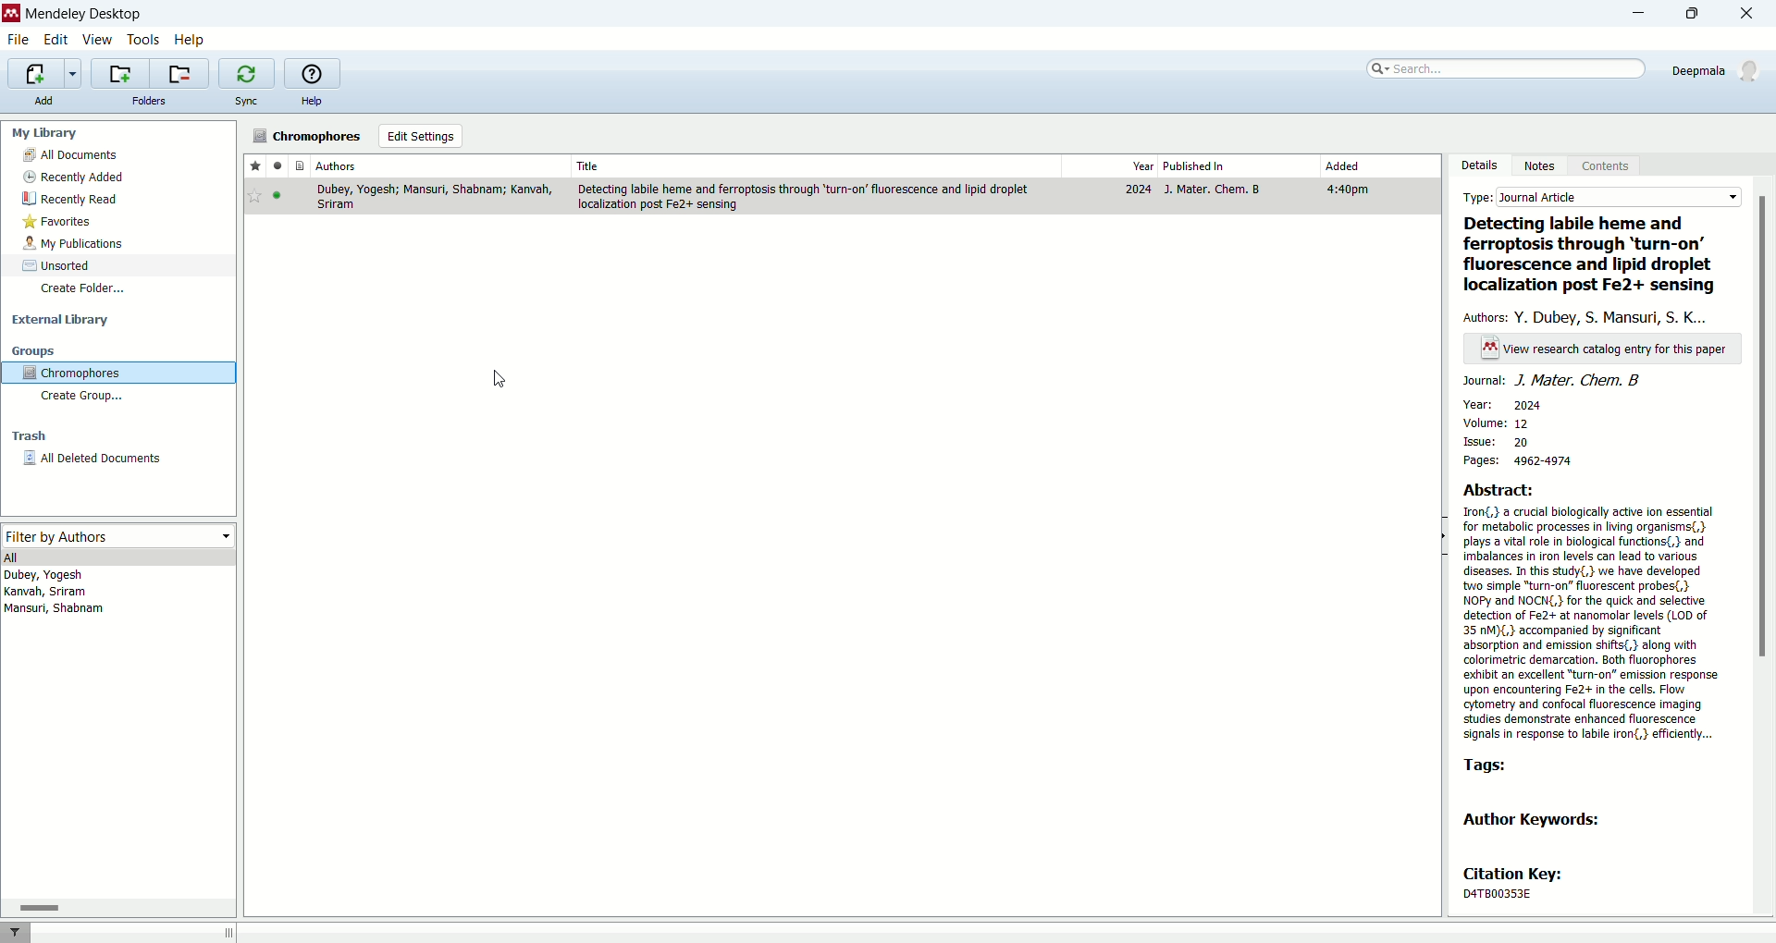  Describe the element at coordinates (57, 39) in the screenshot. I see `edit` at that location.